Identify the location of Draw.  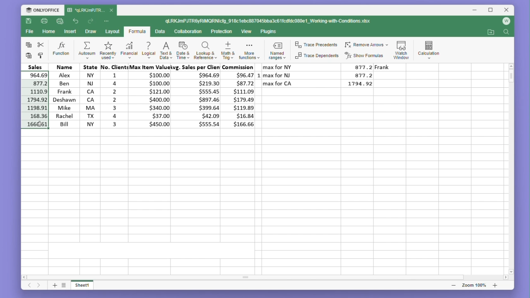
(90, 31).